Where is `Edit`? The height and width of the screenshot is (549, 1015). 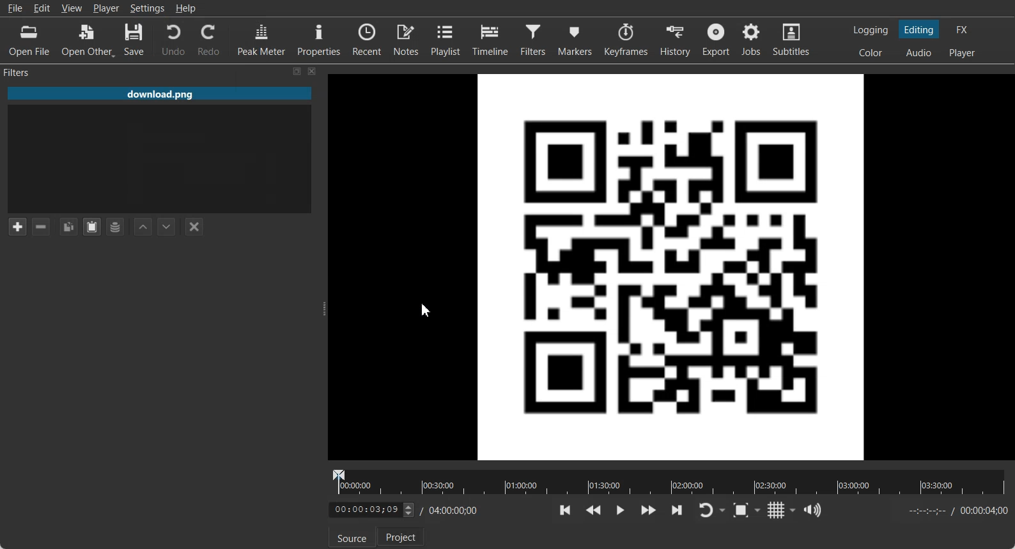 Edit is located at coordinates (43, 8).